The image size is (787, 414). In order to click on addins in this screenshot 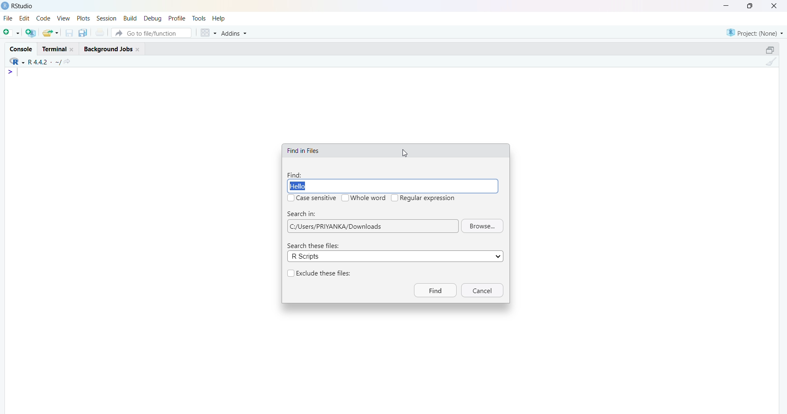, I will do `click(235, 34)`.